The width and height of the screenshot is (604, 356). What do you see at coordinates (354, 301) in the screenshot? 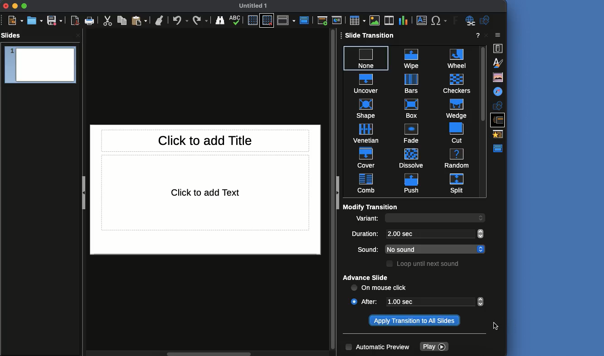
I see `Clicked` at bounding box center [354, 301].